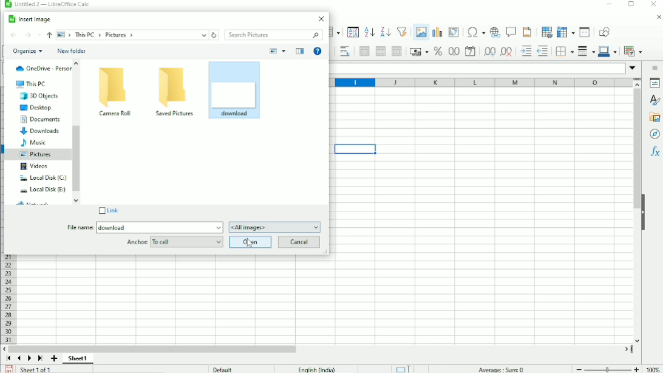 This screenshot has height=373, width=663. Describe the element at coordinates (28, 35) in the screenshot. I see `Forward` at that location.